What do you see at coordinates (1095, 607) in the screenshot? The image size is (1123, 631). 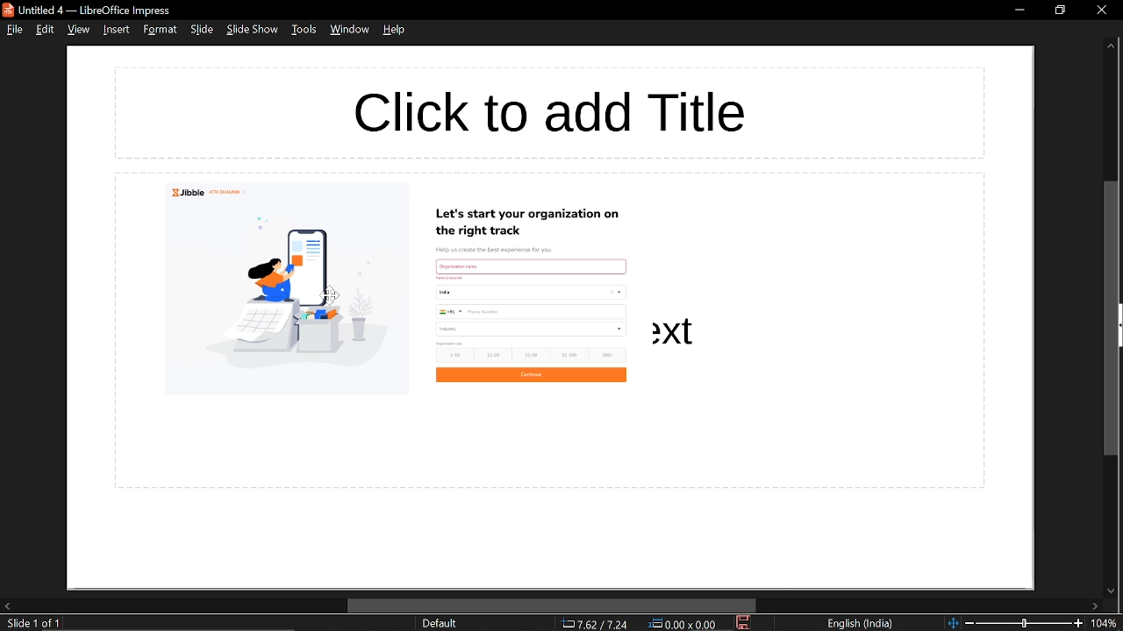 I see `move right` at bounding box center [1095, 607].